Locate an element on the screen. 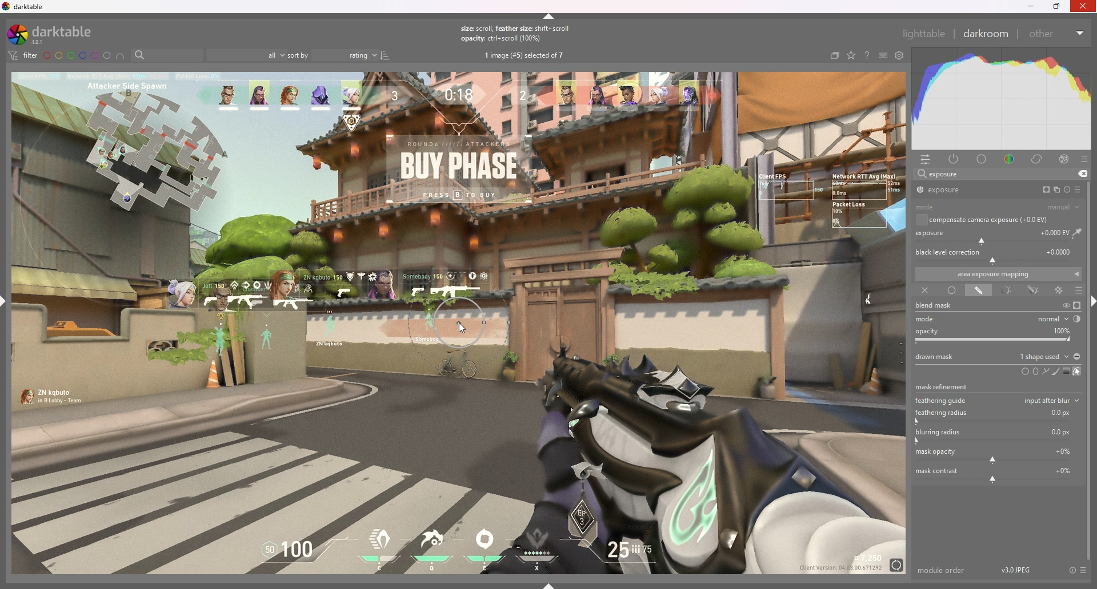  keyboars shortcut is located at coordinates (882, 55).